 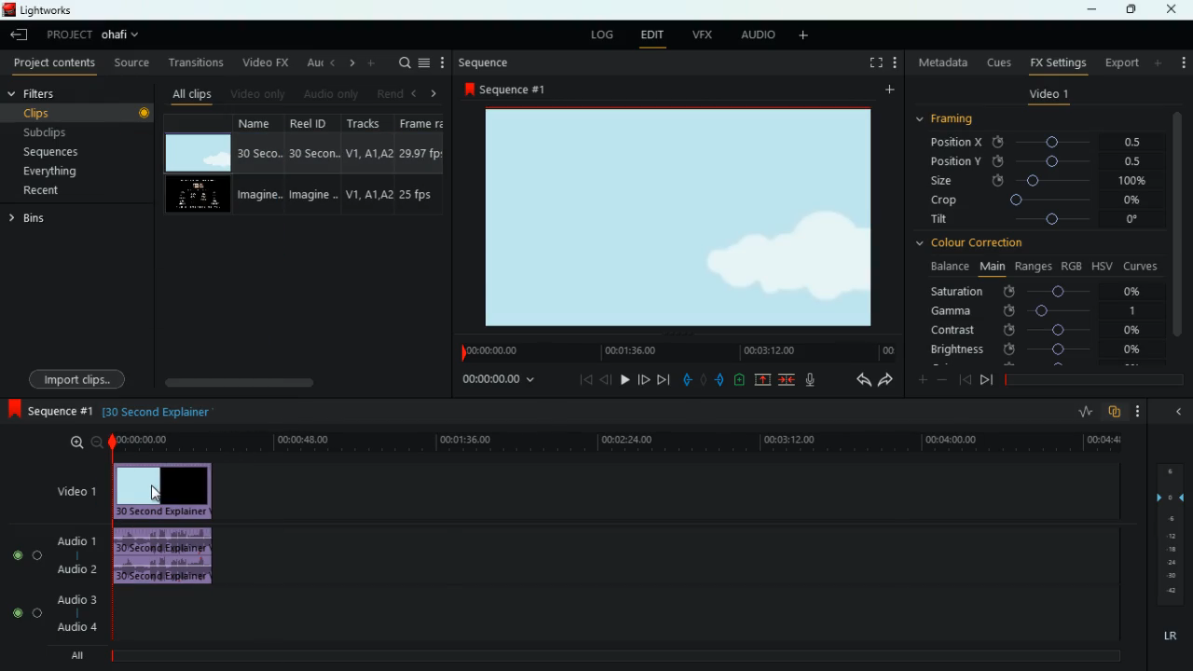 What do you see at coordinates (700, 34) in the screenshot?
I see `vfx` at bounding box center [700, 34].